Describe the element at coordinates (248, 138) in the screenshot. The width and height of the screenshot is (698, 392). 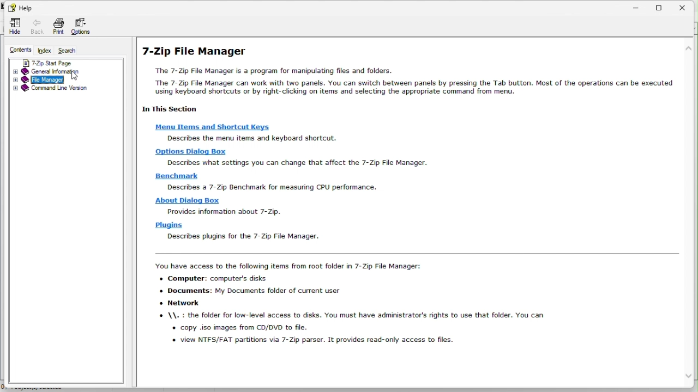
I see `describe the Menu items and shortcut keys` at that location.